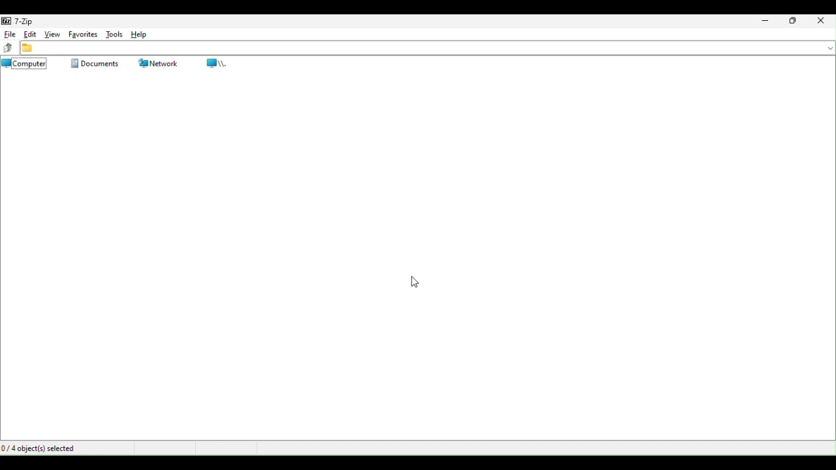 This screenshot has width=836, height=470. I want to click on Documents, so click(96, 65).